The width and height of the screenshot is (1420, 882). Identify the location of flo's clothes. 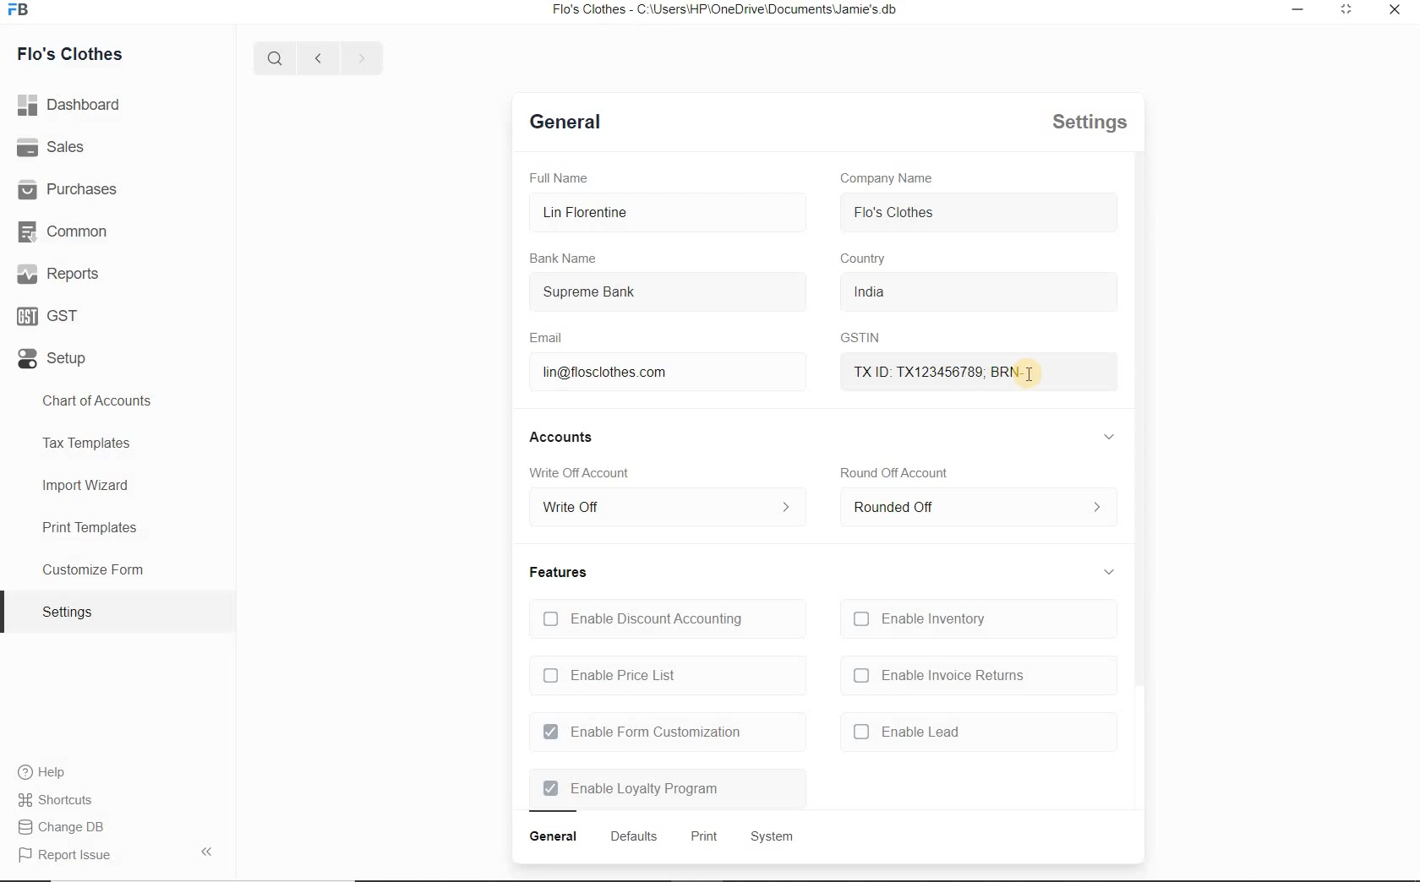
(895, 212).